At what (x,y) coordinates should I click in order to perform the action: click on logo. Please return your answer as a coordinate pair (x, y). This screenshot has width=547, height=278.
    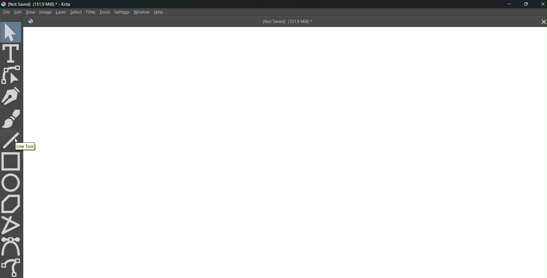
    Looking at the image, I should click on (30, 21).